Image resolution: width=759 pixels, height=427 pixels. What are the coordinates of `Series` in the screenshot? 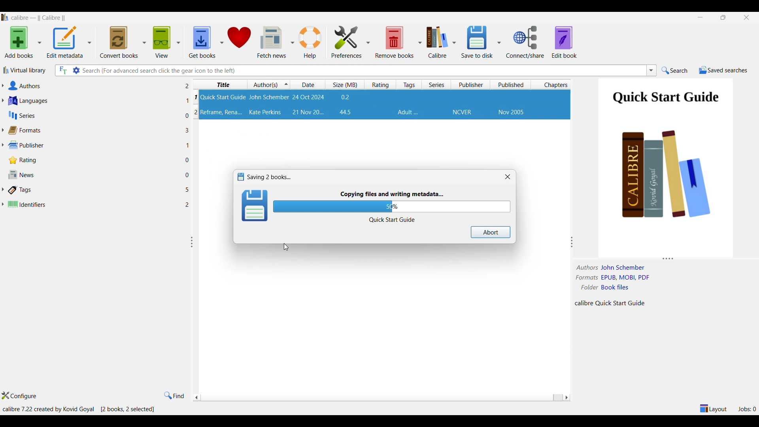 It's located at (88, 115).